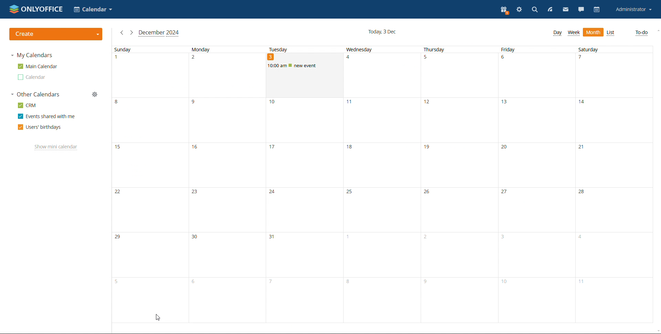 This screenshot has height=334, width=661. What do you see at coordinates (537, 254) in the screenshot?
I see `3` at bounding box center [537, 254].